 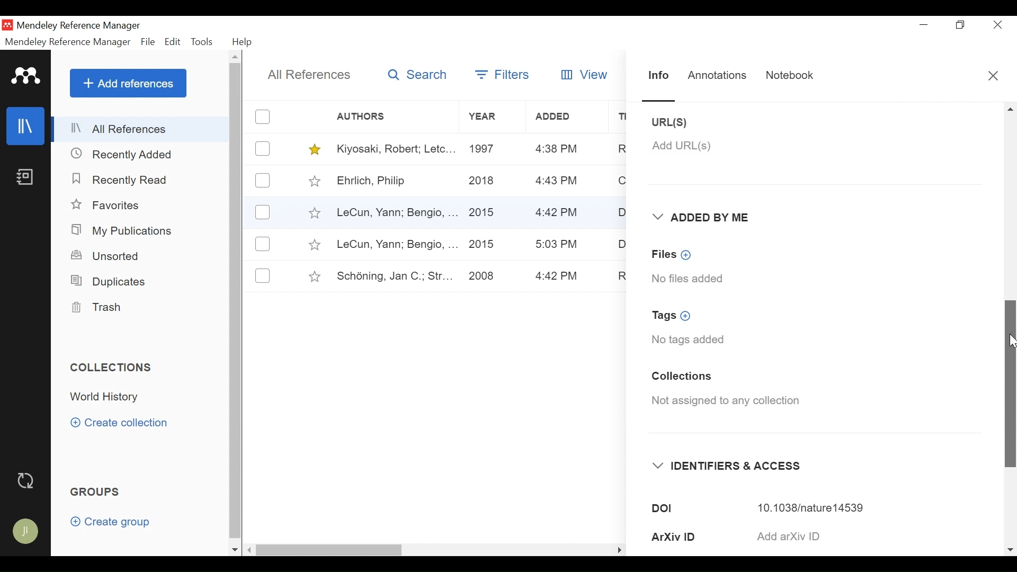 What do you see at coordinates (417, 548) in the screenshot?
I see `Horizontal Scroll bar` at bounding box center [417, 548].